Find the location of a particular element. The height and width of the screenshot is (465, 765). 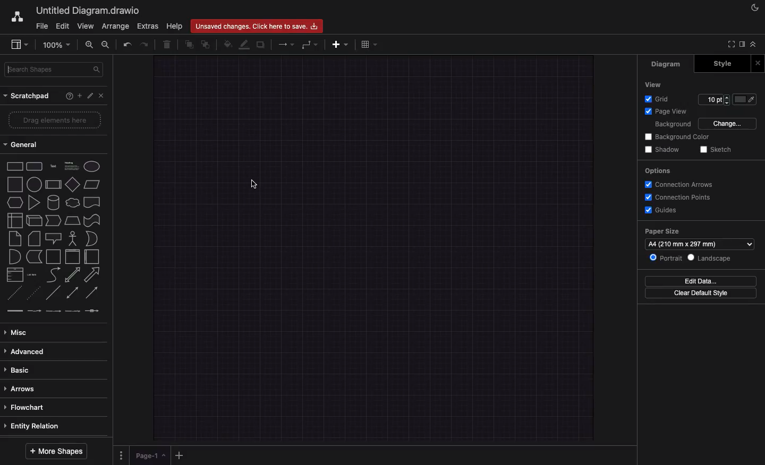

Sidebar is located at coordinates (741, 45).